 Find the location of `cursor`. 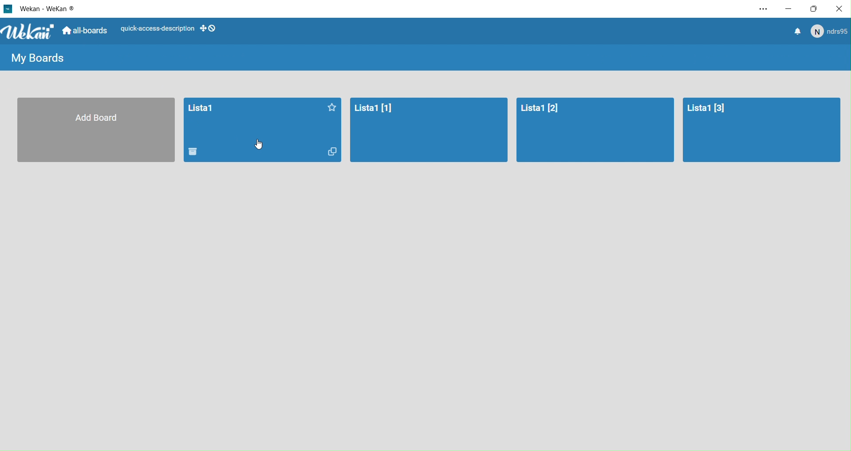

cursor is located at coordinates (260, 145).